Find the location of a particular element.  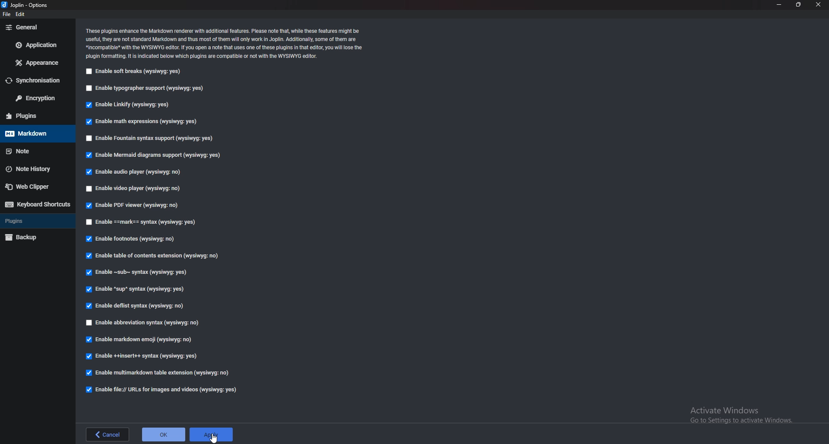

Enable P D F viewer is located at coordinates (131, 205).